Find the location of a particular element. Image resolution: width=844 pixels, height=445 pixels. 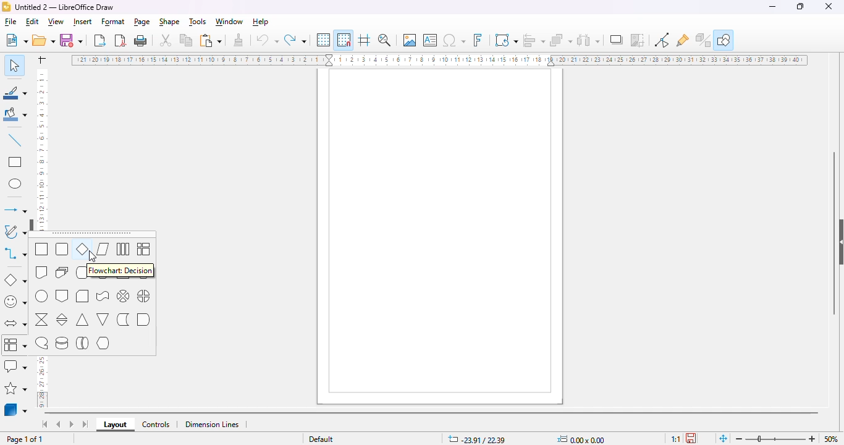

flowchart: or is located at coordinates (145, 296).